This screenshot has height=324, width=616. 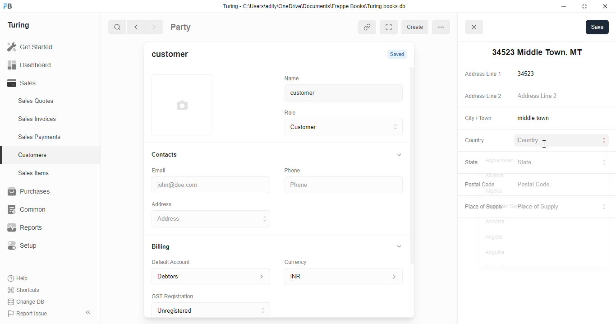 What do you see at coordinates (199, 26) in the screenshot?
I see `Party` at bounding box center [199, 26].